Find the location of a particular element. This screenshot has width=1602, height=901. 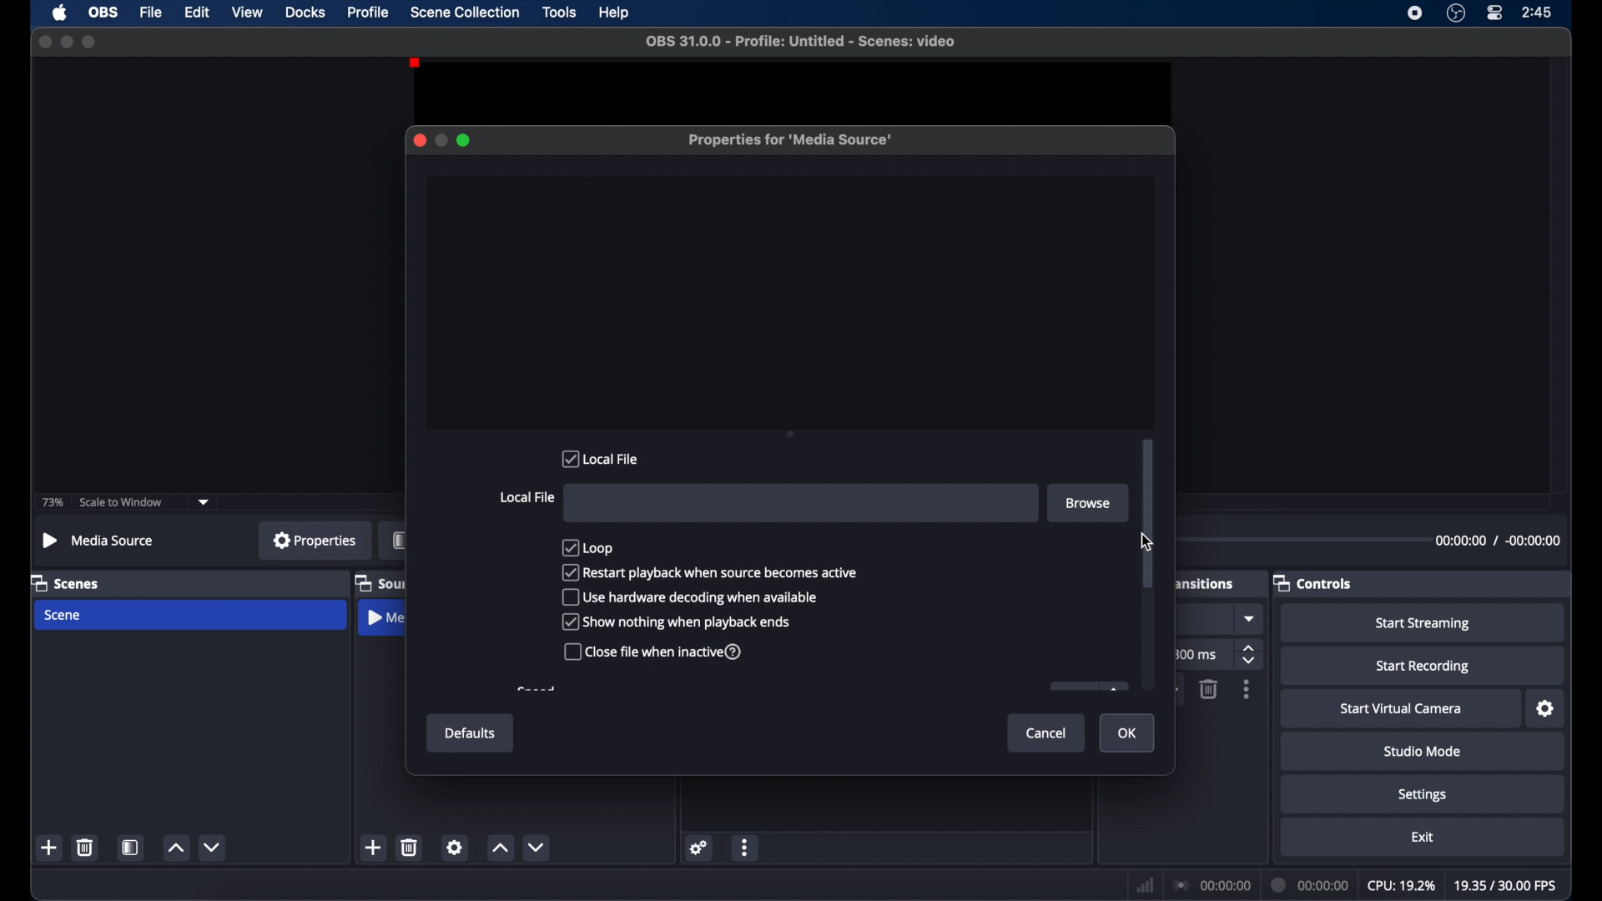

duration is located at coordinates (1310, 884).